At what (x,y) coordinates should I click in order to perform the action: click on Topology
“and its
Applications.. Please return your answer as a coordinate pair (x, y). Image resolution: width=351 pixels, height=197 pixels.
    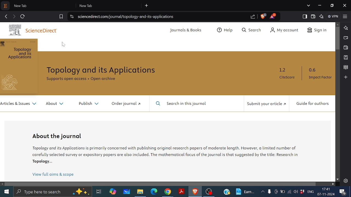
    Looking at the image, I should click on (21, 54).